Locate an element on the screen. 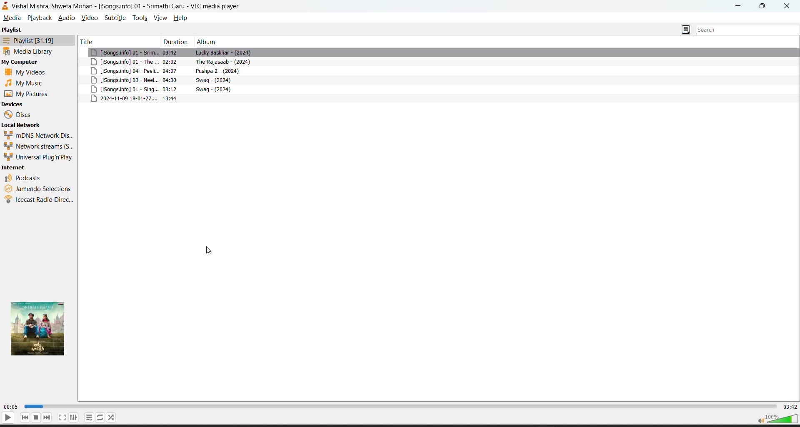 The width and height of the screenshot is (800, 427). jamendo selections is located at coordinates (39, 189).